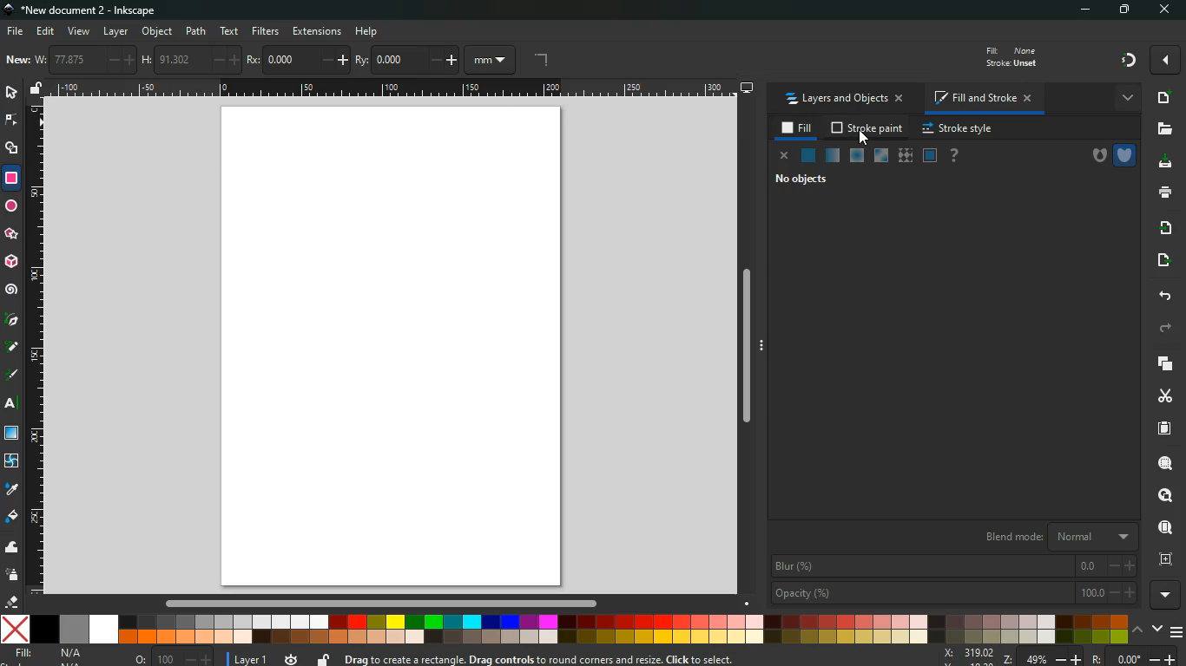 The width and height of the screenshot is (1186, 666). I want to click on menu, so click(1177, 632).